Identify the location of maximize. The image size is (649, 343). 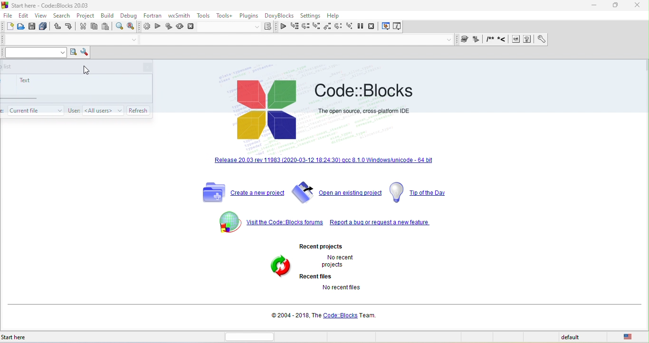
(616, 7).